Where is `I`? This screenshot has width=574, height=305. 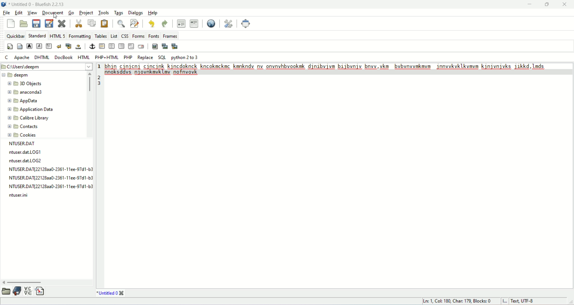 I is located at coordinates (505, 301).